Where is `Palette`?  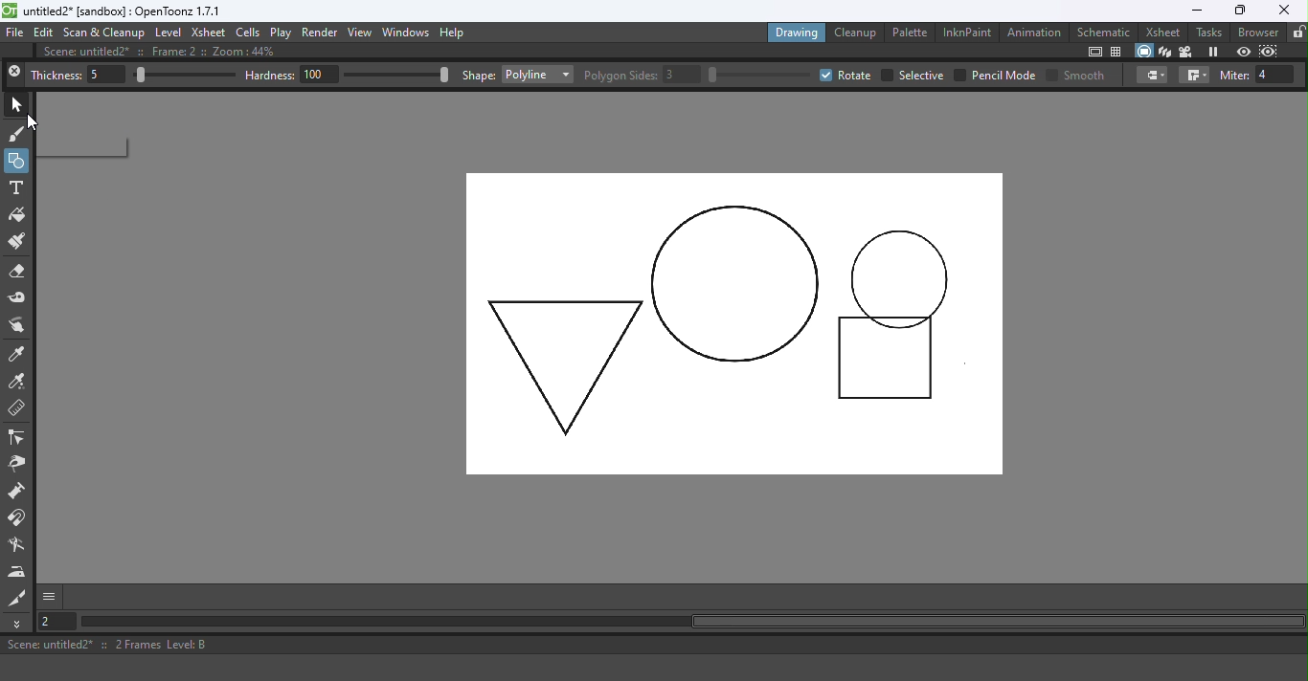 Palette is located at coordinates (909, 33).